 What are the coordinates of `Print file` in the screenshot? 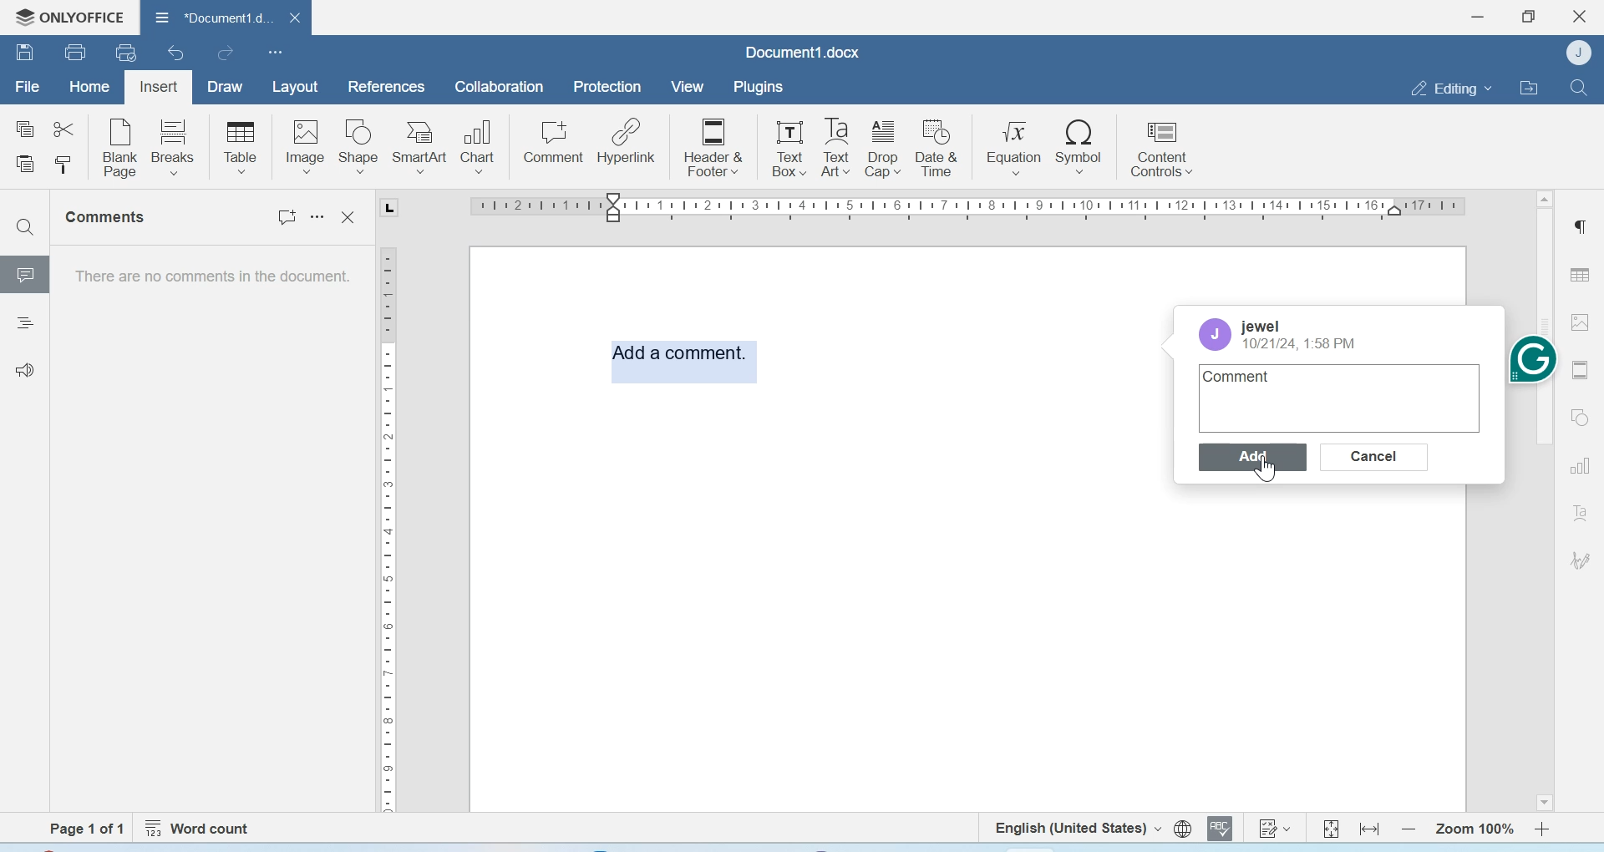 It's located at (78, 52).